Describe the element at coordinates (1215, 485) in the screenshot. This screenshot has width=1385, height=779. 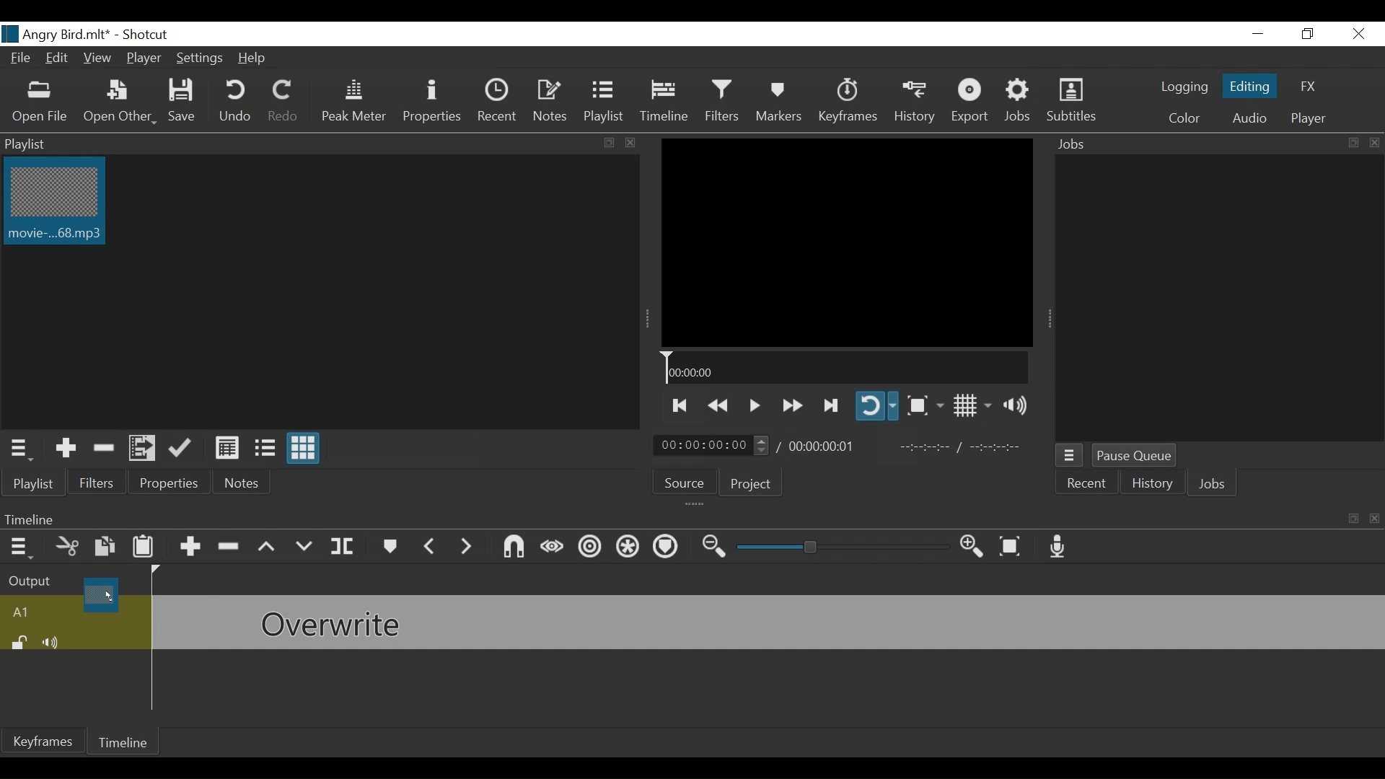
I see `Jobs` at that location.